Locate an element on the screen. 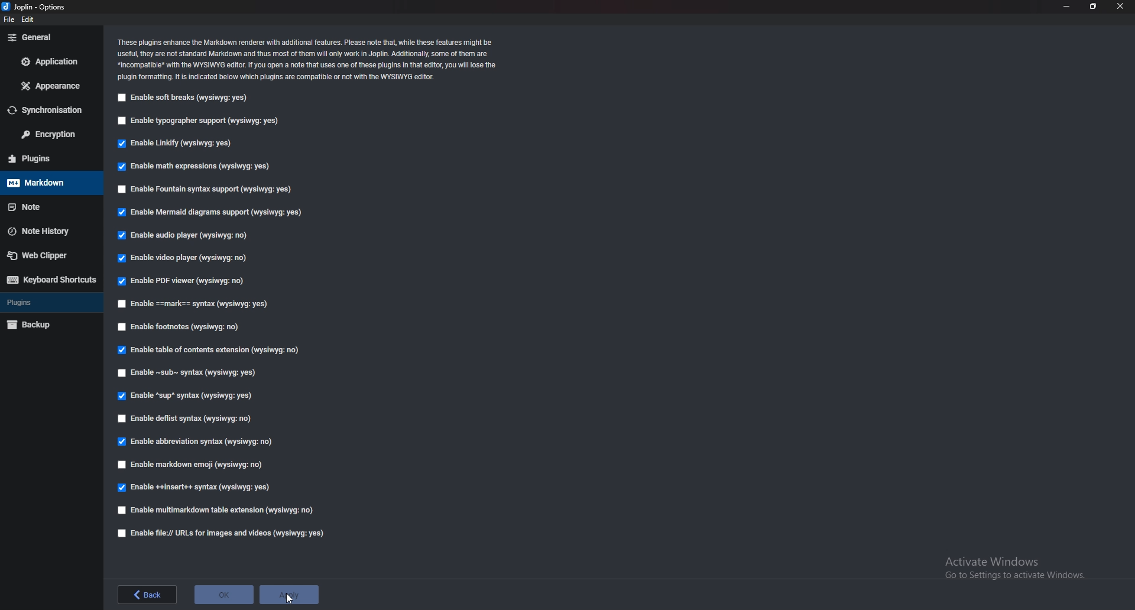 This screenshot has width=1135, height=610. note is located at coordinates (51, 205).